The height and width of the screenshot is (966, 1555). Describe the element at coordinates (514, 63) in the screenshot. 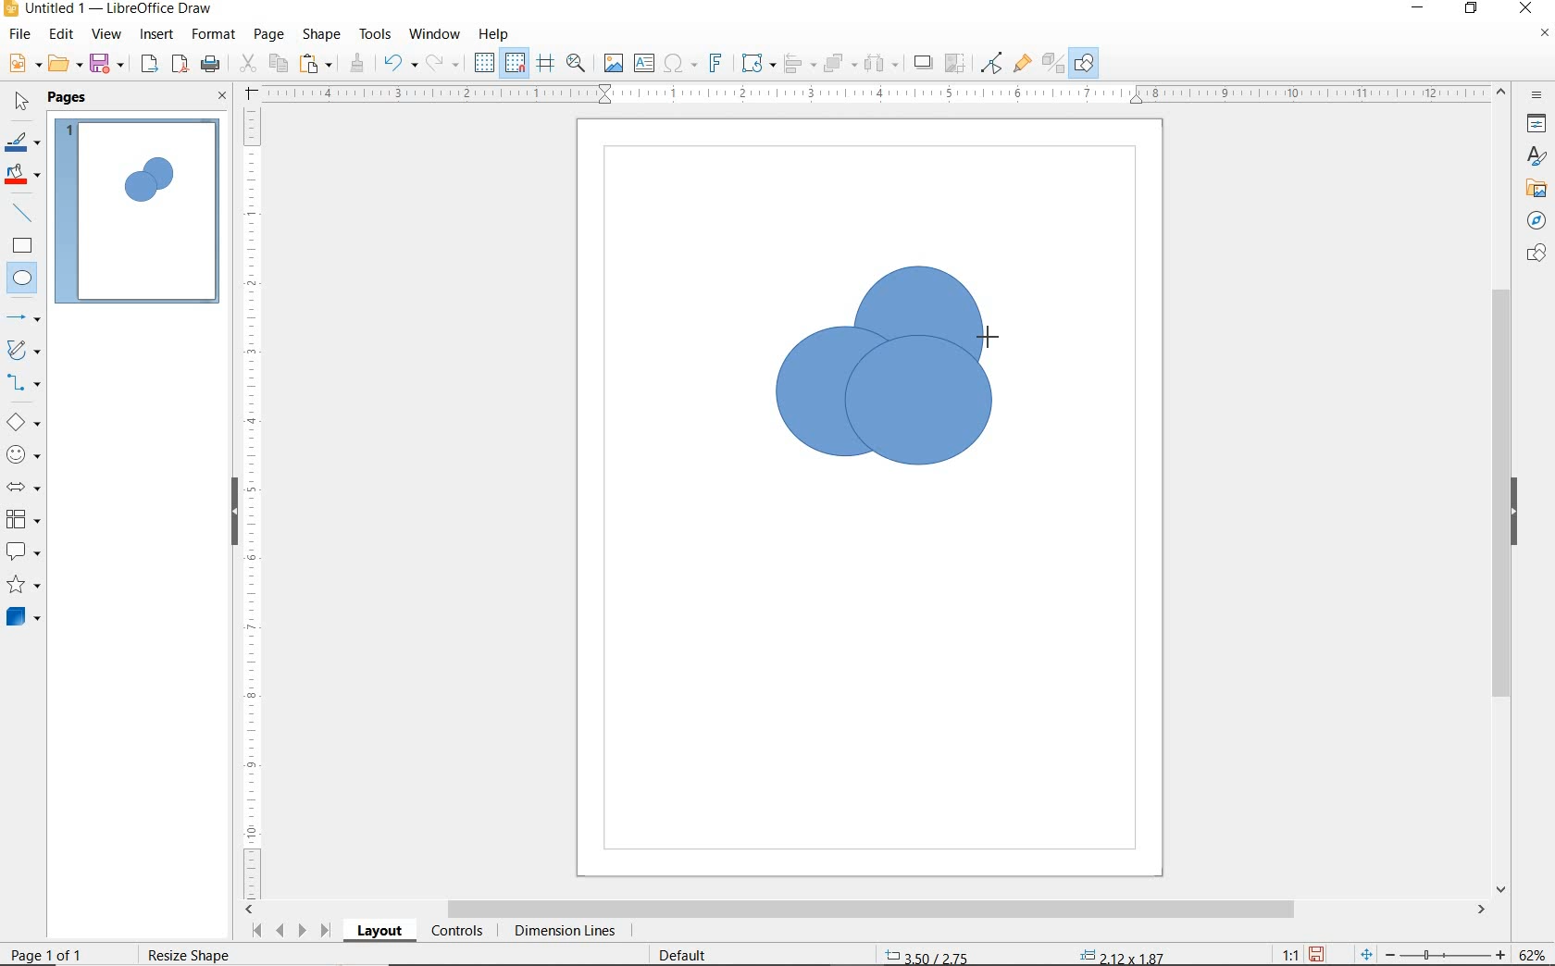

I see `SNAP TO GRID` at that location.